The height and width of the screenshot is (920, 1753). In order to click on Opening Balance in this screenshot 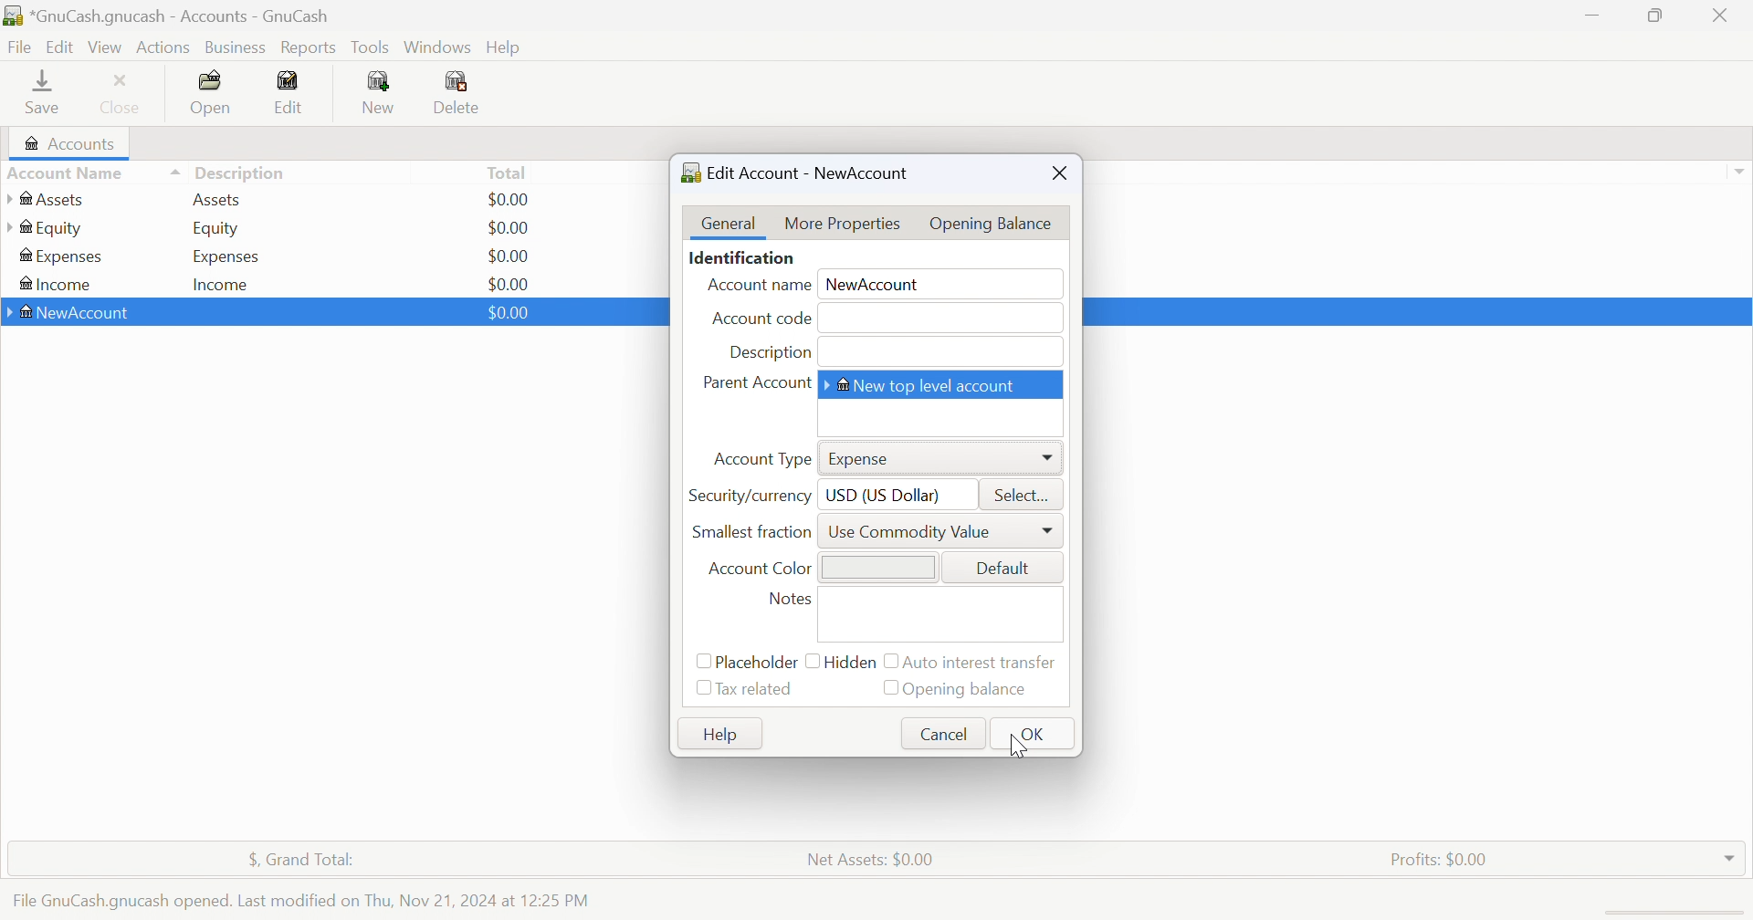, I will do `click(972, 689)`.